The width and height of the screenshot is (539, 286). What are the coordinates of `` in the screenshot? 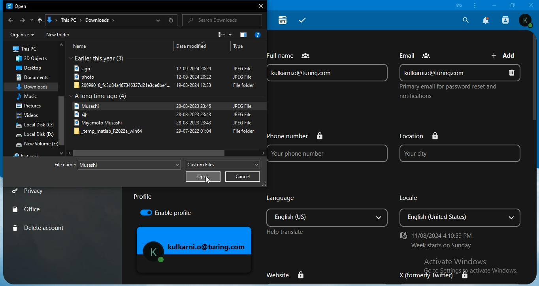 It's located at (40, 20).